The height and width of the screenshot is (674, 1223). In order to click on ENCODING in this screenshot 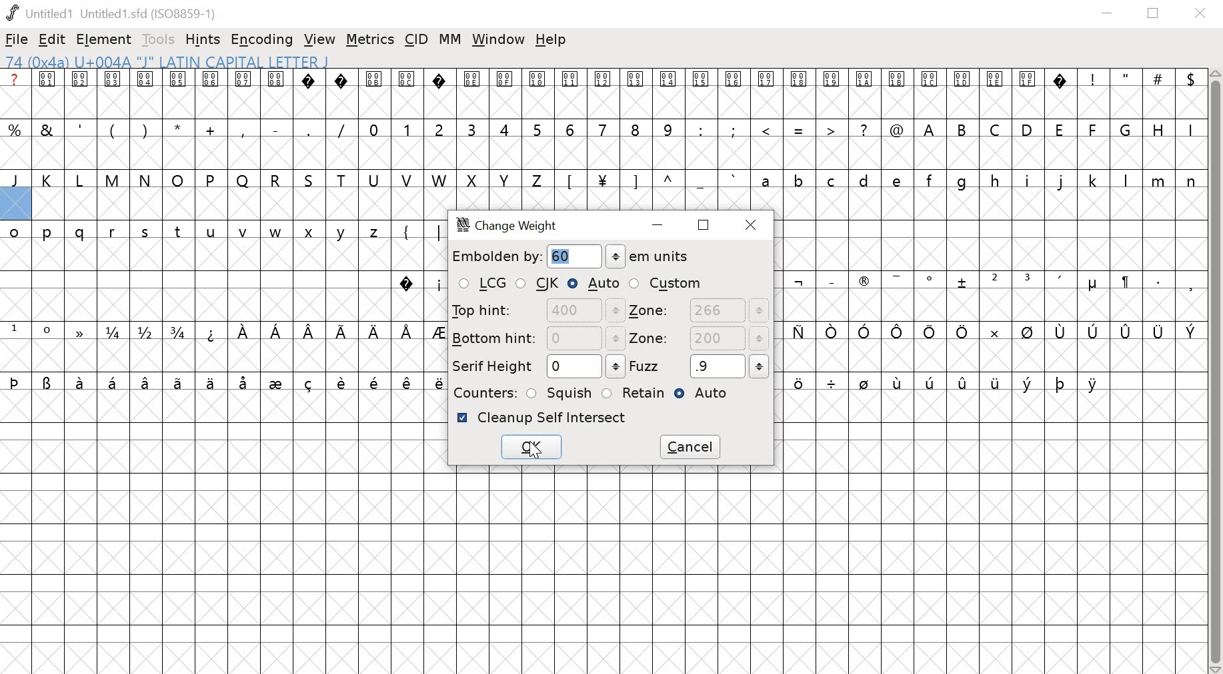, I will do `click(262, 40)`.